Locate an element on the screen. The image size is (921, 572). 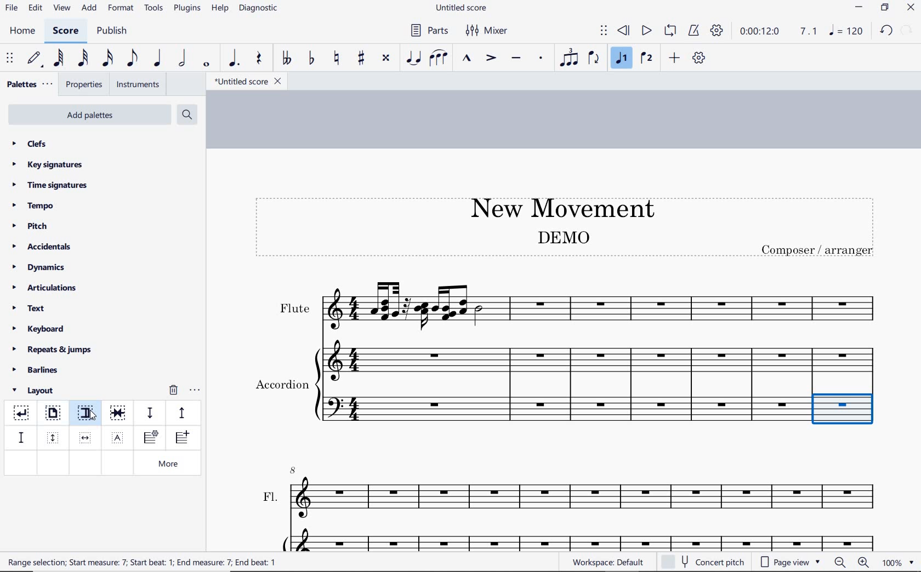
default (step time) is located at coordinates (35, 59).